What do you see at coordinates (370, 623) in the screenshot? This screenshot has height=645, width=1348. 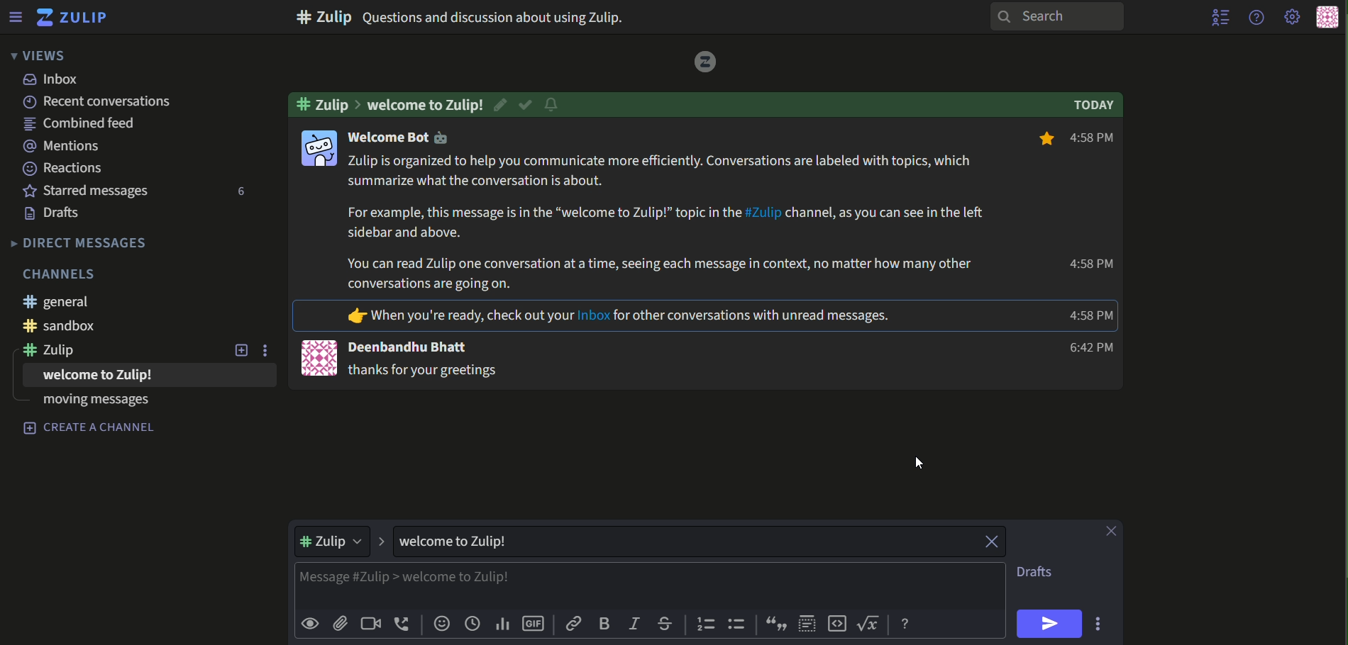 I see `add video call` at bounding box center [370, 623].